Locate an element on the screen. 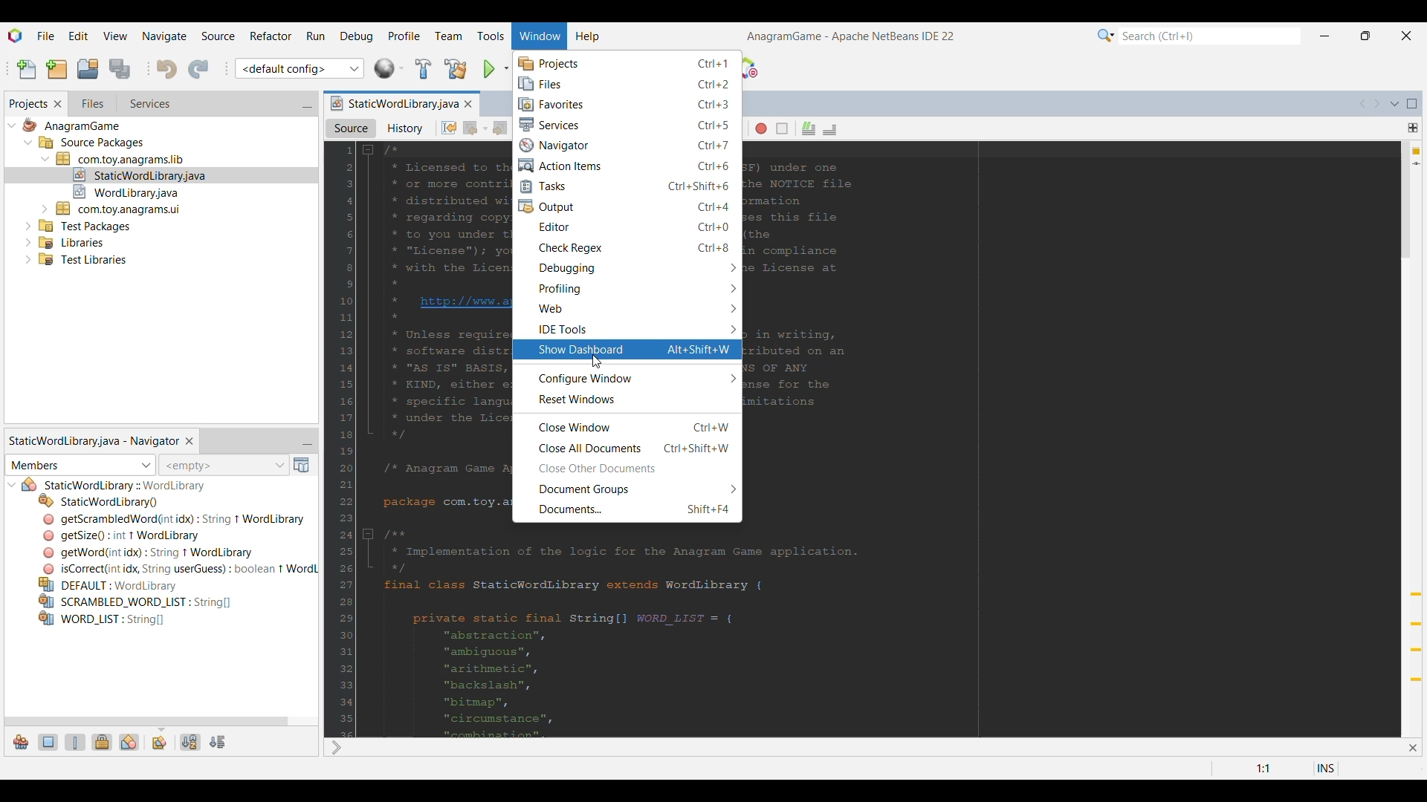   is located at coordinates (71, 127).